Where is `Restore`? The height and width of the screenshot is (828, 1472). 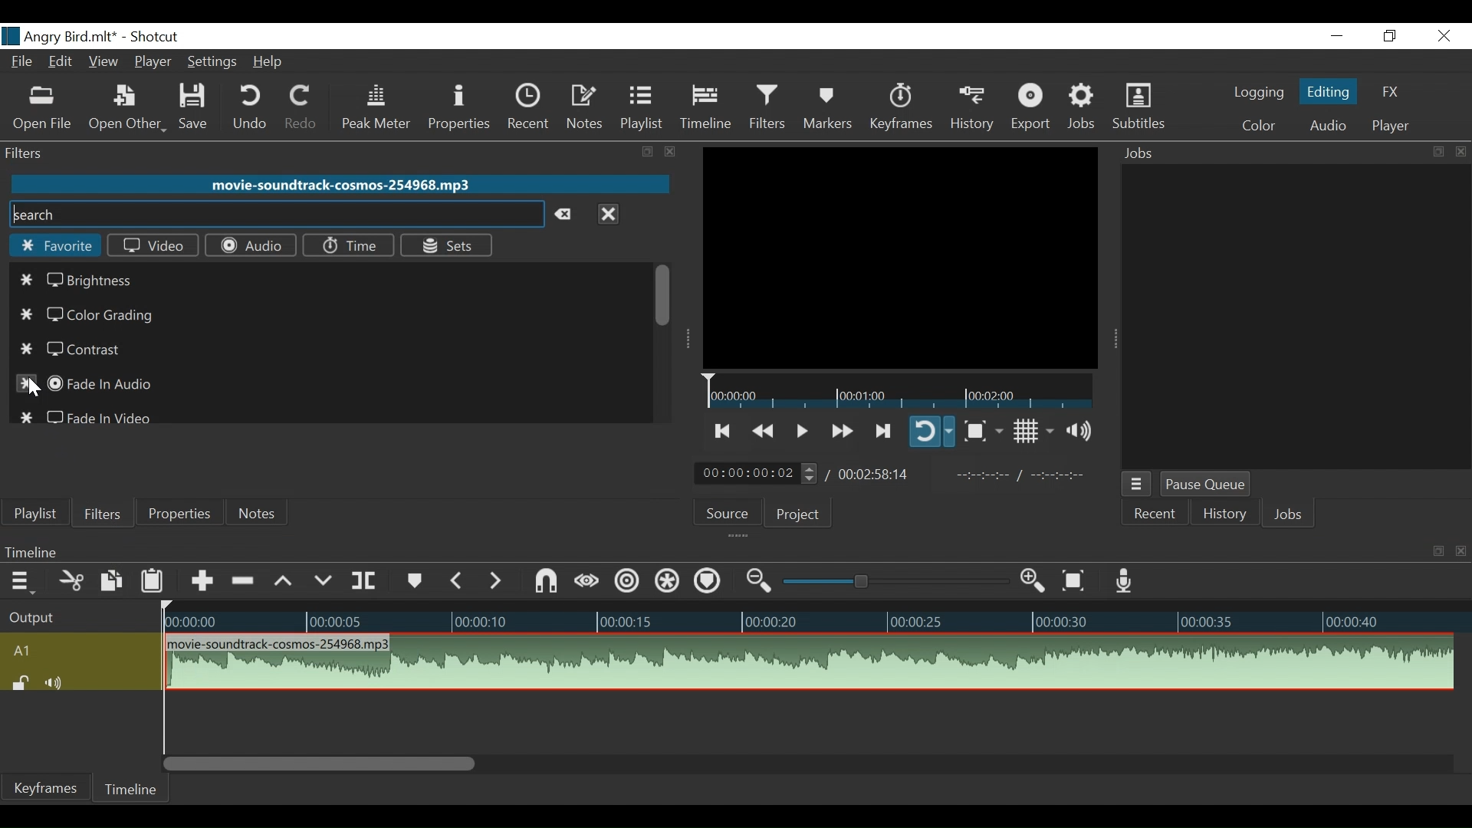
Restore is located at coordinates (1390, 36).